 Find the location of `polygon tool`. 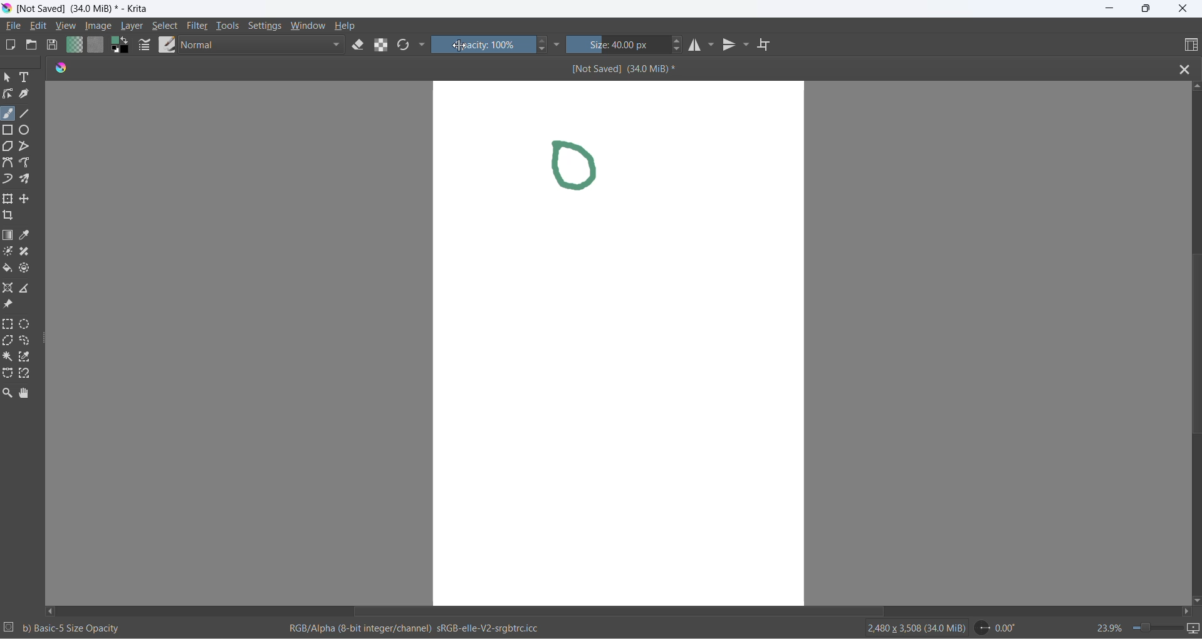

polygon tool is located at coordinates (8, 147).